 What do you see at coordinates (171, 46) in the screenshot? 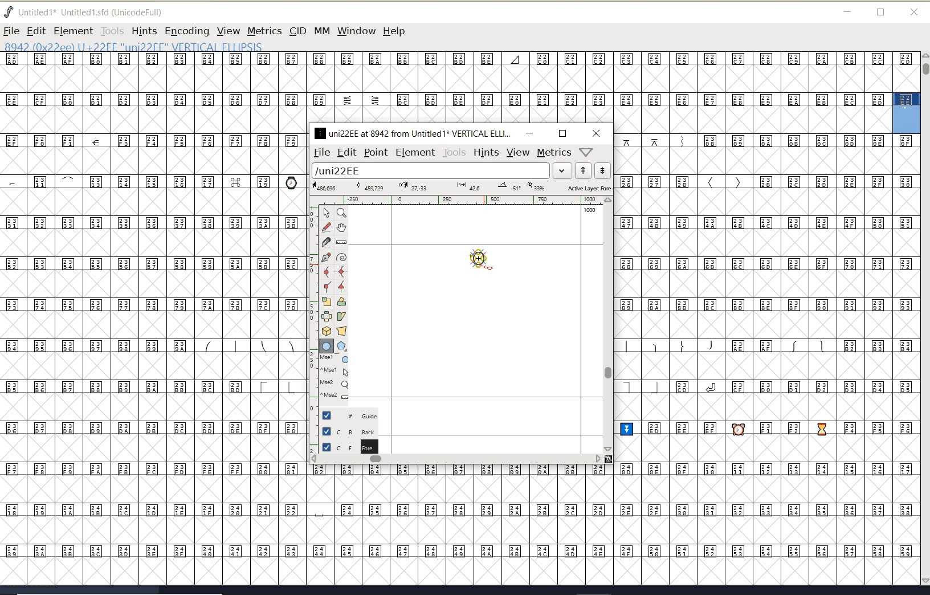
I see `8942 (0x22ee) U+22EE "uni22EE" VERTICAL EllIPSIS` at bounding box center [171, 46].